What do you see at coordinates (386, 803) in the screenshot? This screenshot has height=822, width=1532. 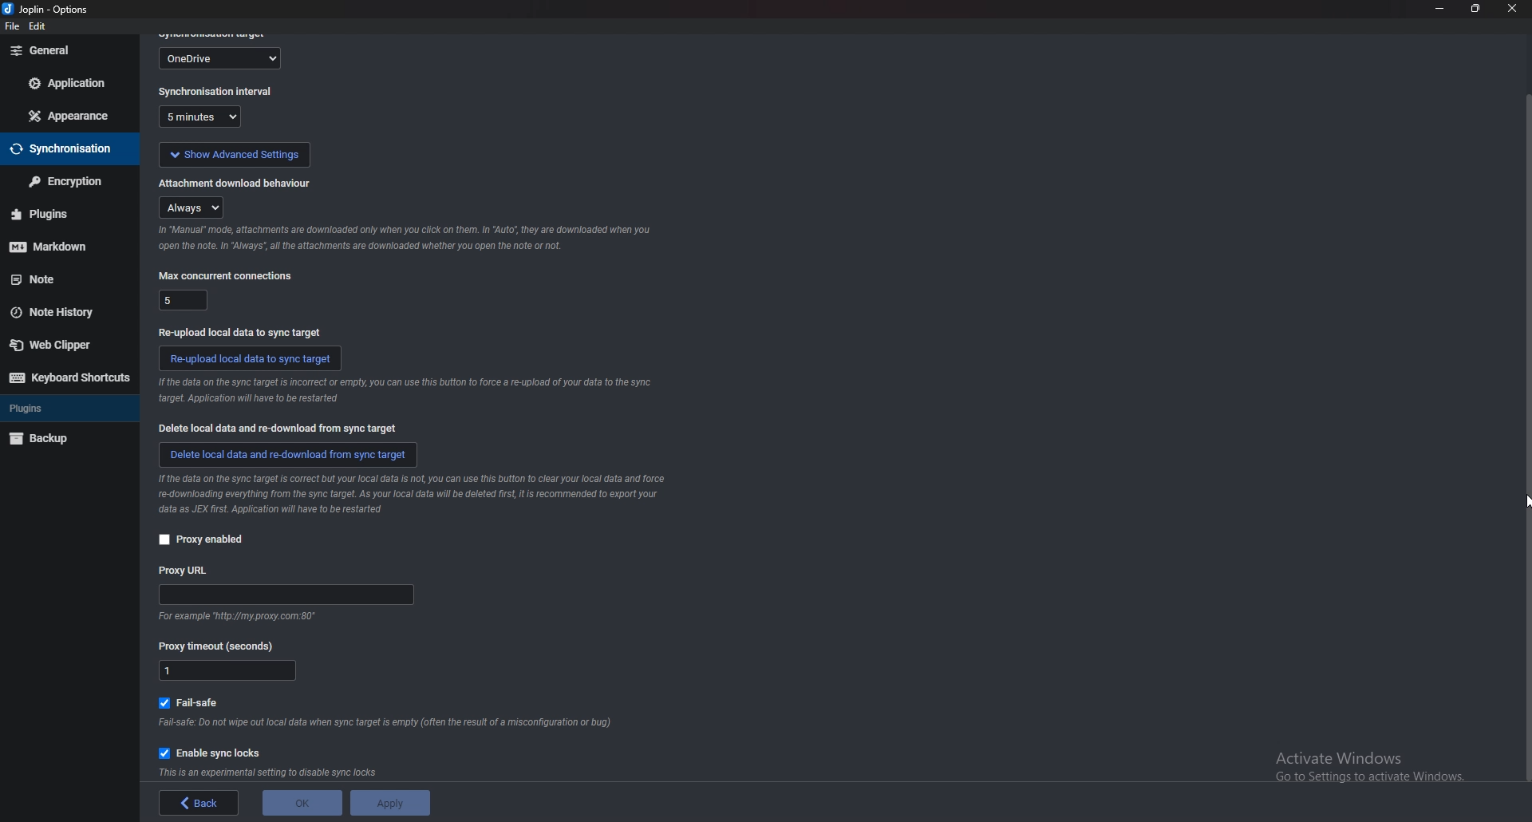 I see `apply` at bounding box center [386, 803].